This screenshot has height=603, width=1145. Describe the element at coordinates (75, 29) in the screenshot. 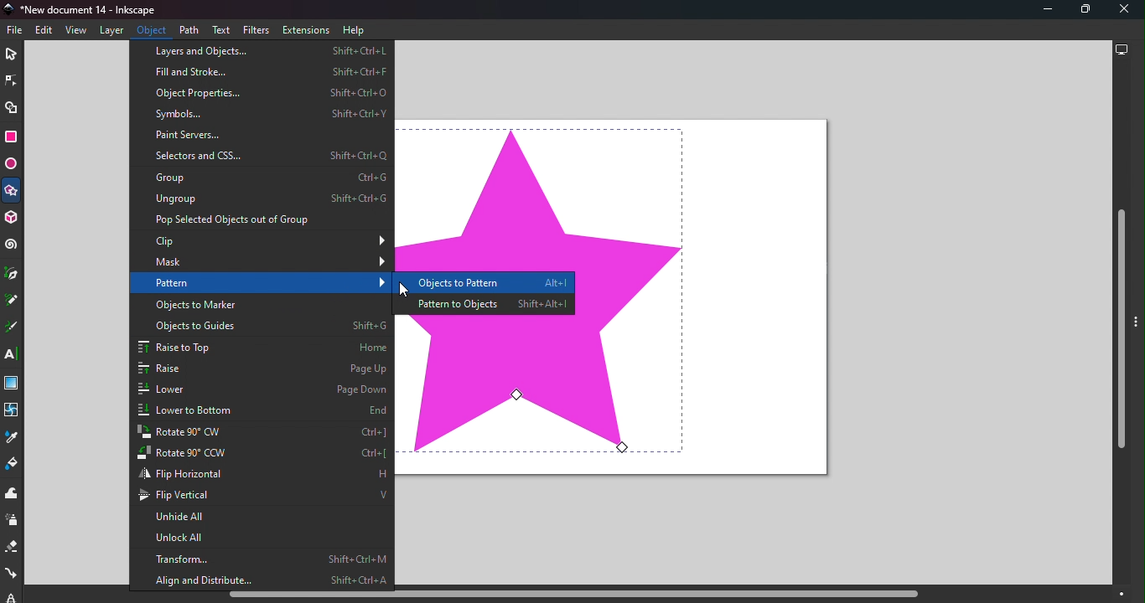

I see `View` at that location.